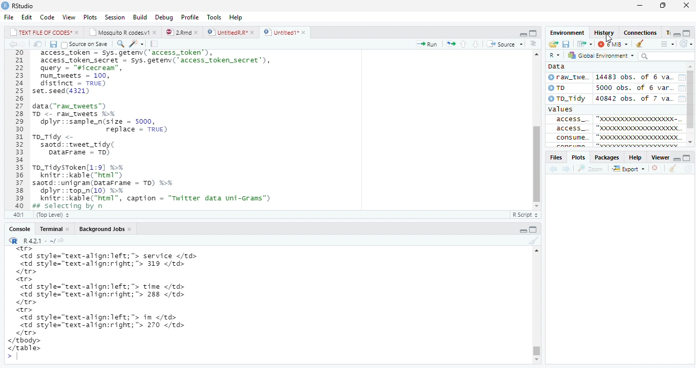 This screenshot has height=368, width=696. I want to click on | Mosauito R codes.y!, so click(122, 32).